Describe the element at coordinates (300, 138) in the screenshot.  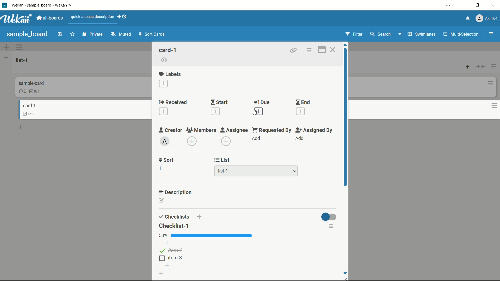
I see `add` at that location.